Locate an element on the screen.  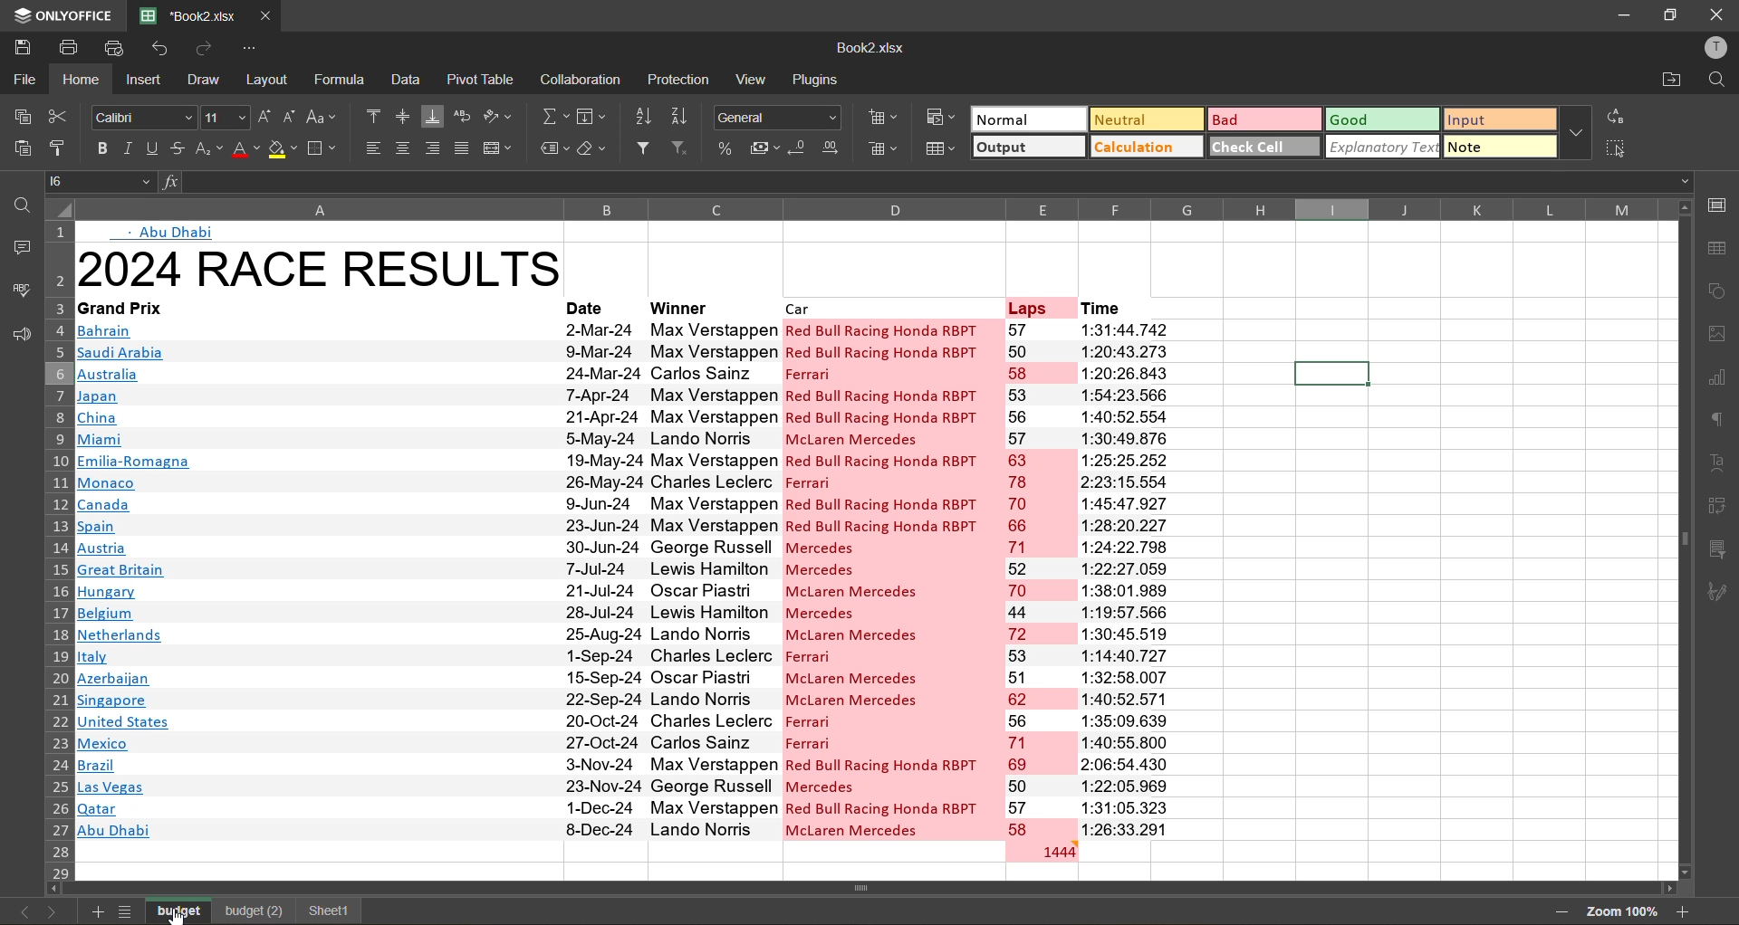
signature is located at coordinates (1723, 592).